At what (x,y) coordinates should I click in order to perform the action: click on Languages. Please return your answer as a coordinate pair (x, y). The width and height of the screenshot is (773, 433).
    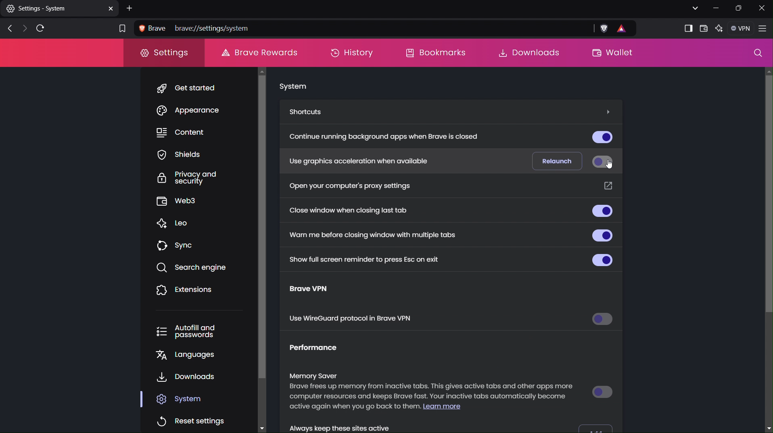
    Looking at the image, I should click on (190, 357).